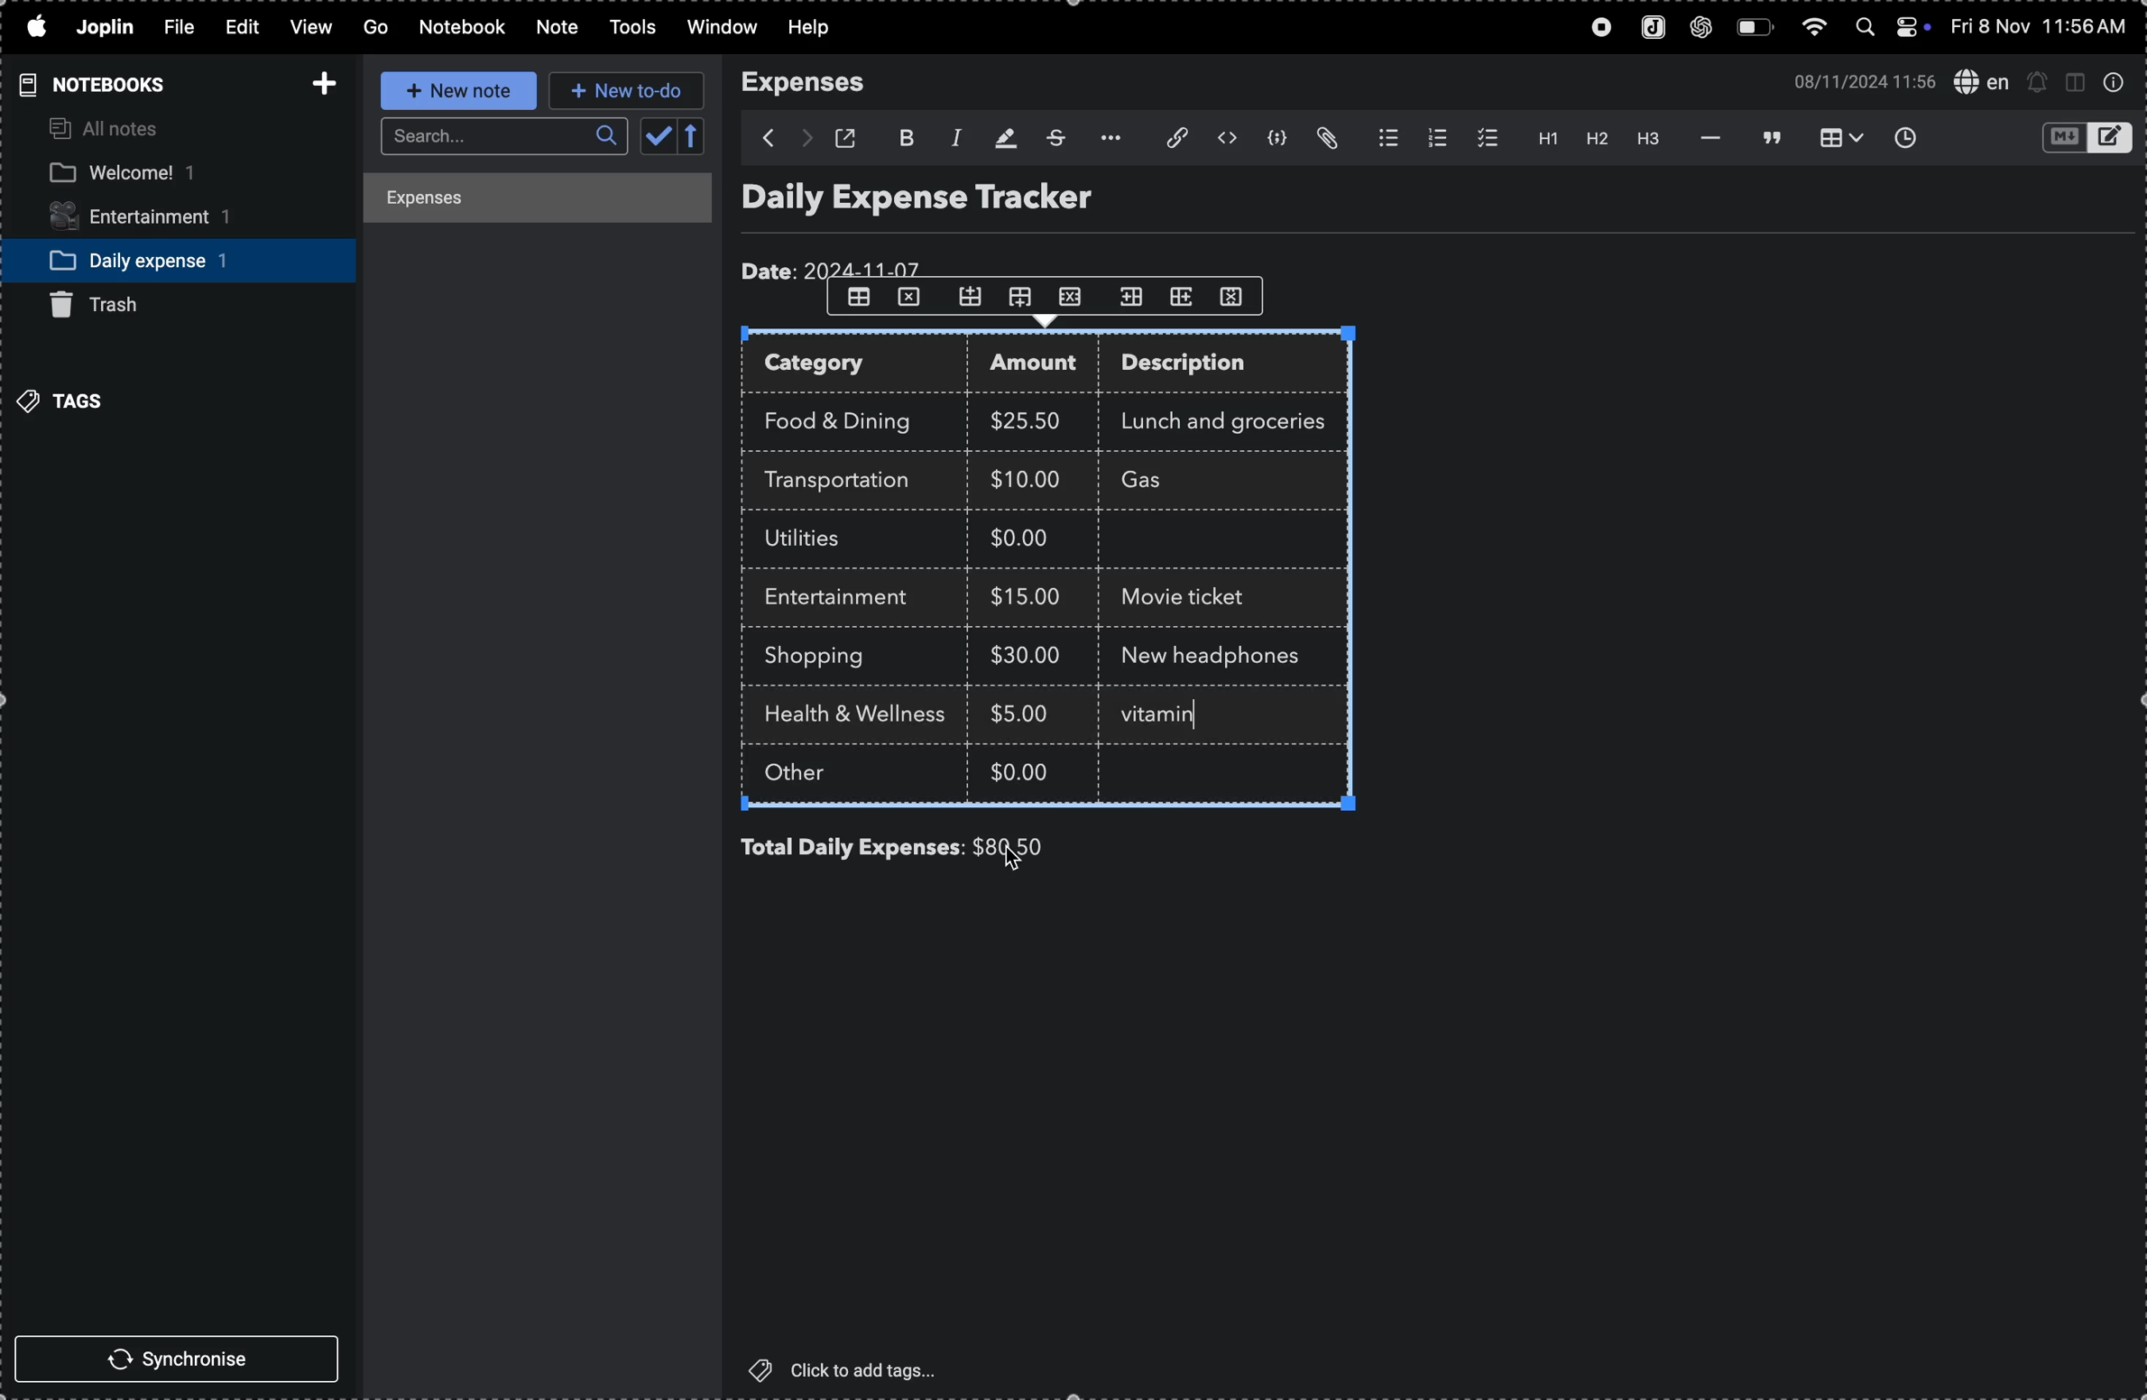 The height and width of the screenshot is (1400, 2147). What do you see at coordinates (164, 259) in the screenshot?
I see `daily expense notebook` at bounding box center [164, 259].